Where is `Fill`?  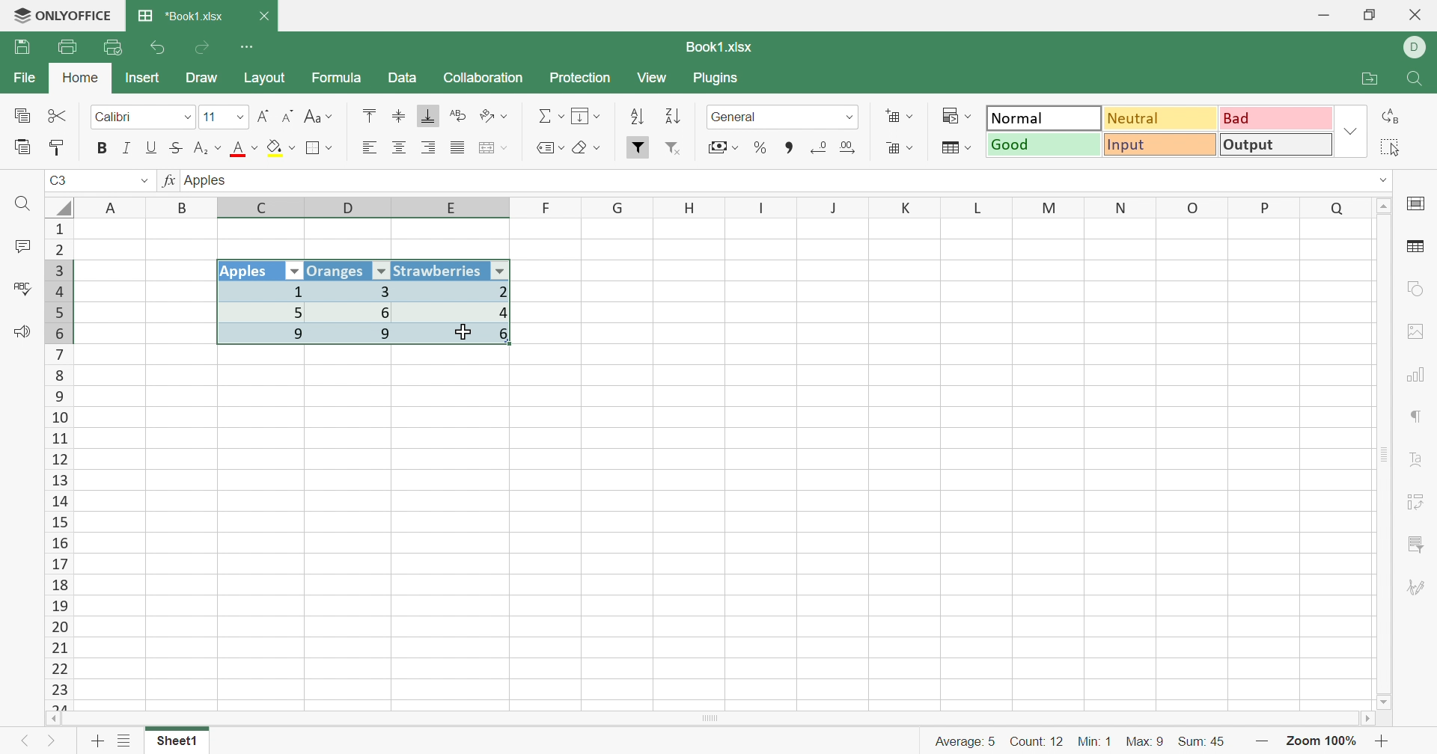 Fill is located at coordinates (588, 117).